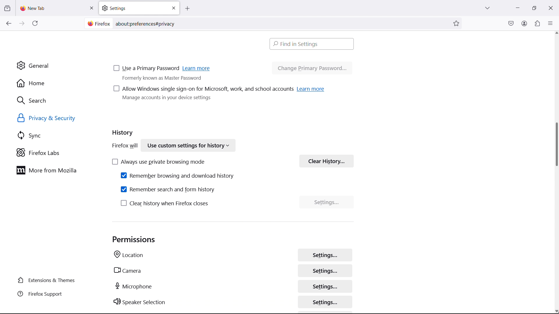 This screenshot has width=559, height=314. Describe the element at coordinates (550, 7) in the screenshot. I see `close` at that location.